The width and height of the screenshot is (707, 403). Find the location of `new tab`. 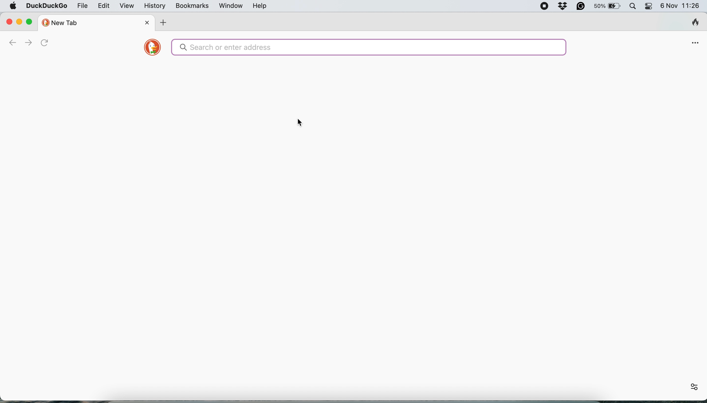

new tab is located at coordinates (163, 21).